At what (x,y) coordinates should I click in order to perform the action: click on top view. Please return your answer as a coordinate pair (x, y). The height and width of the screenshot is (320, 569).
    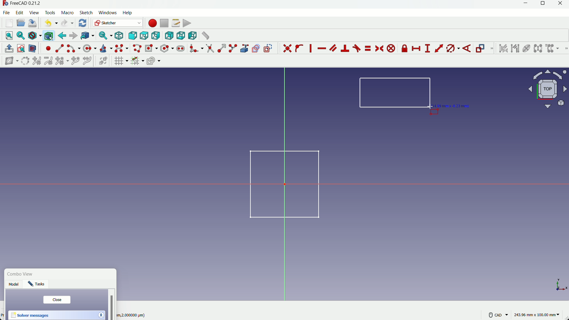
    Looking at the image, I should click on (144, 36).